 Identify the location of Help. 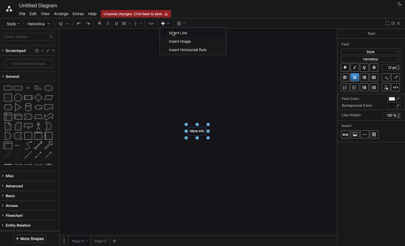
(92, 14).